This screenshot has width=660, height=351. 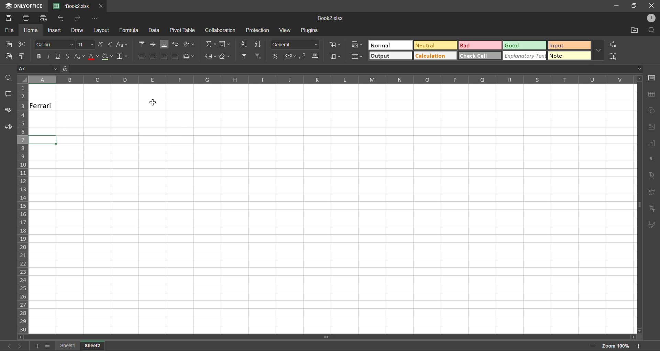 What do you see at coordinates (32, 31) in the screenshot?
I see `home` at bounding box center [32, 31].